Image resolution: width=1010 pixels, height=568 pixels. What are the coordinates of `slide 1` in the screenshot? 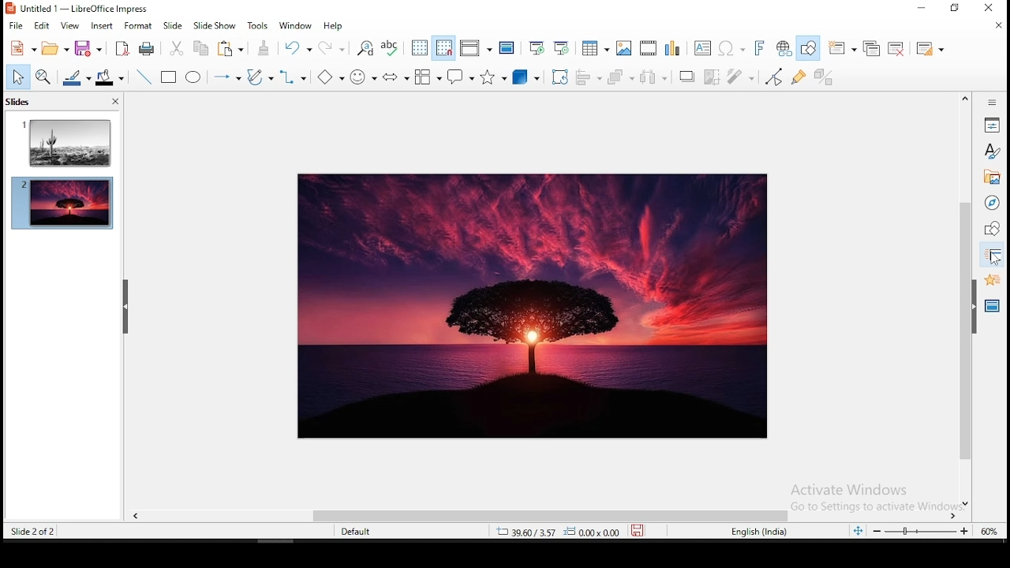 It's located at (64, 144).